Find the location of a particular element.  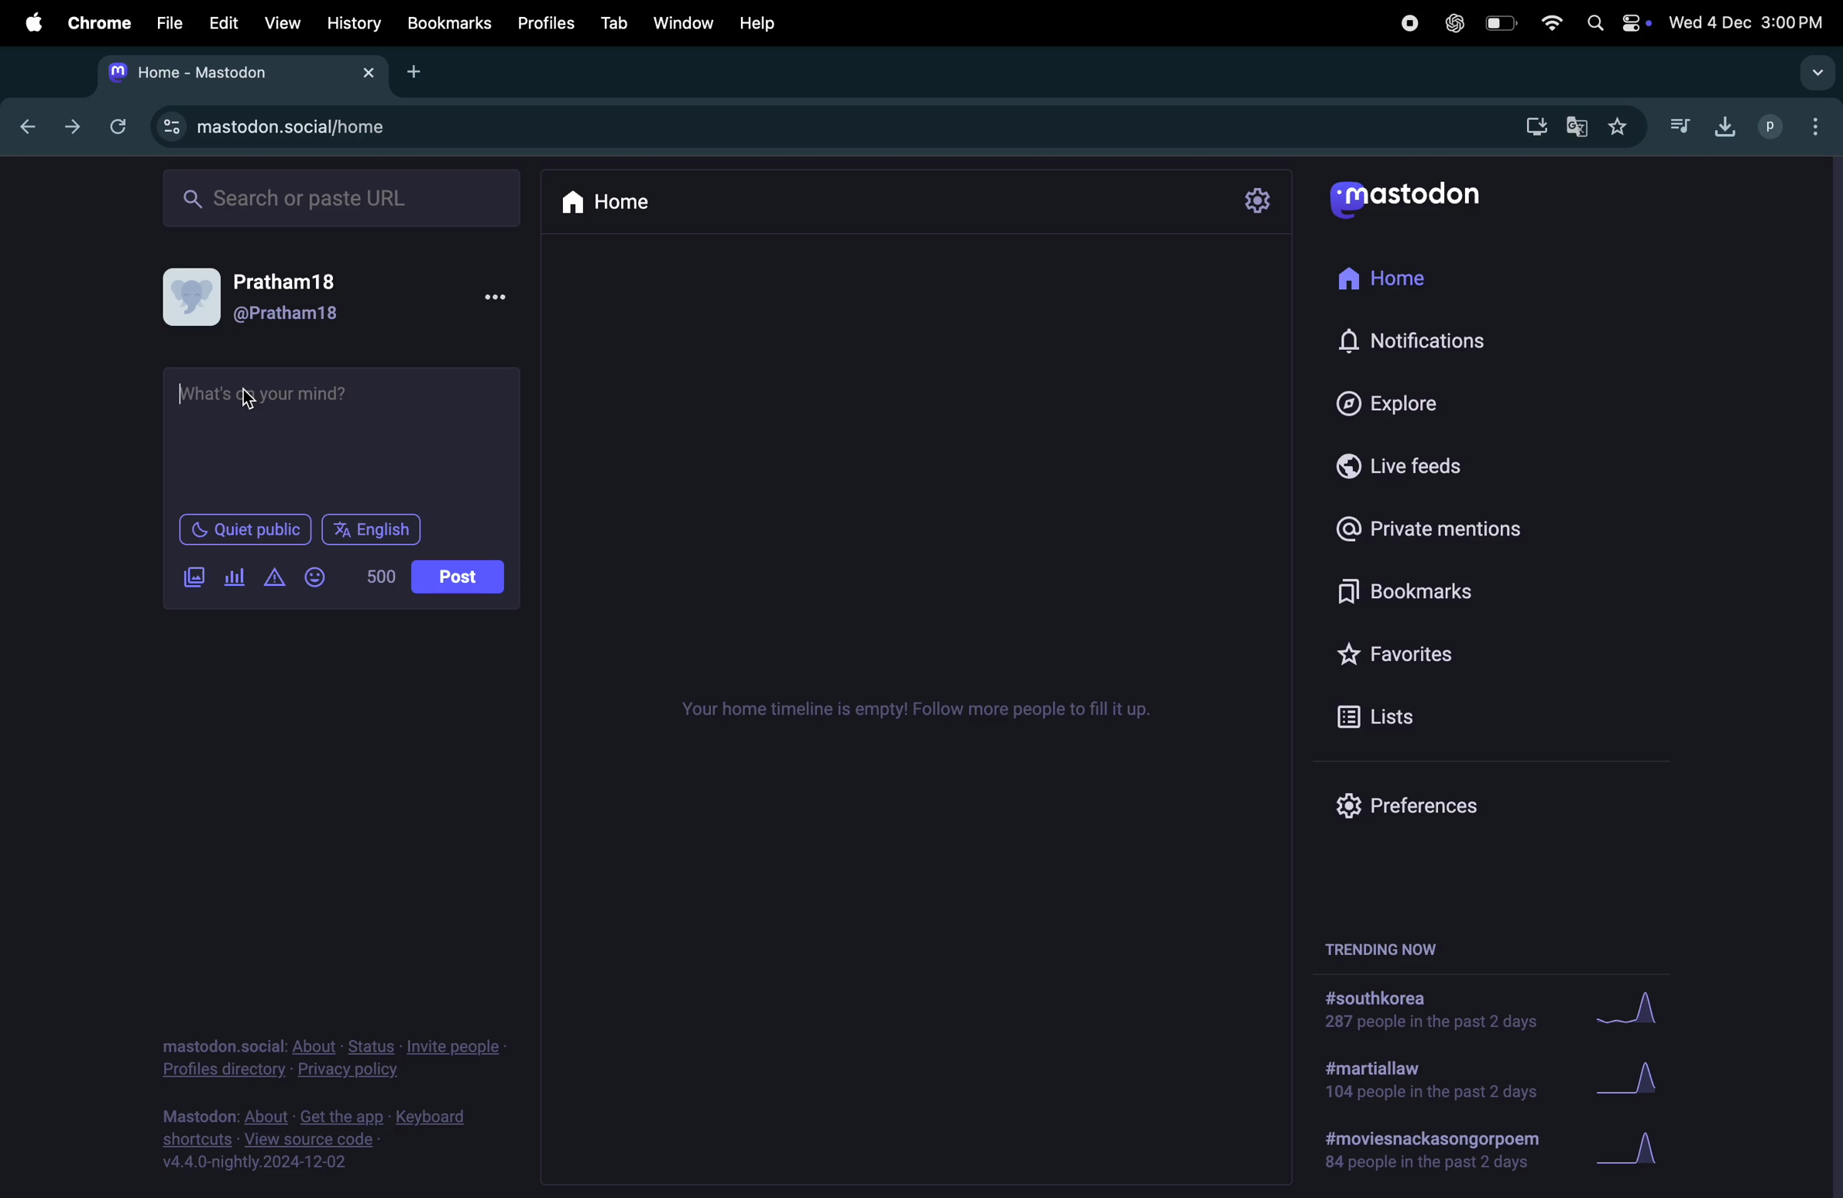

Explore is located at coordinates (1405, 402).